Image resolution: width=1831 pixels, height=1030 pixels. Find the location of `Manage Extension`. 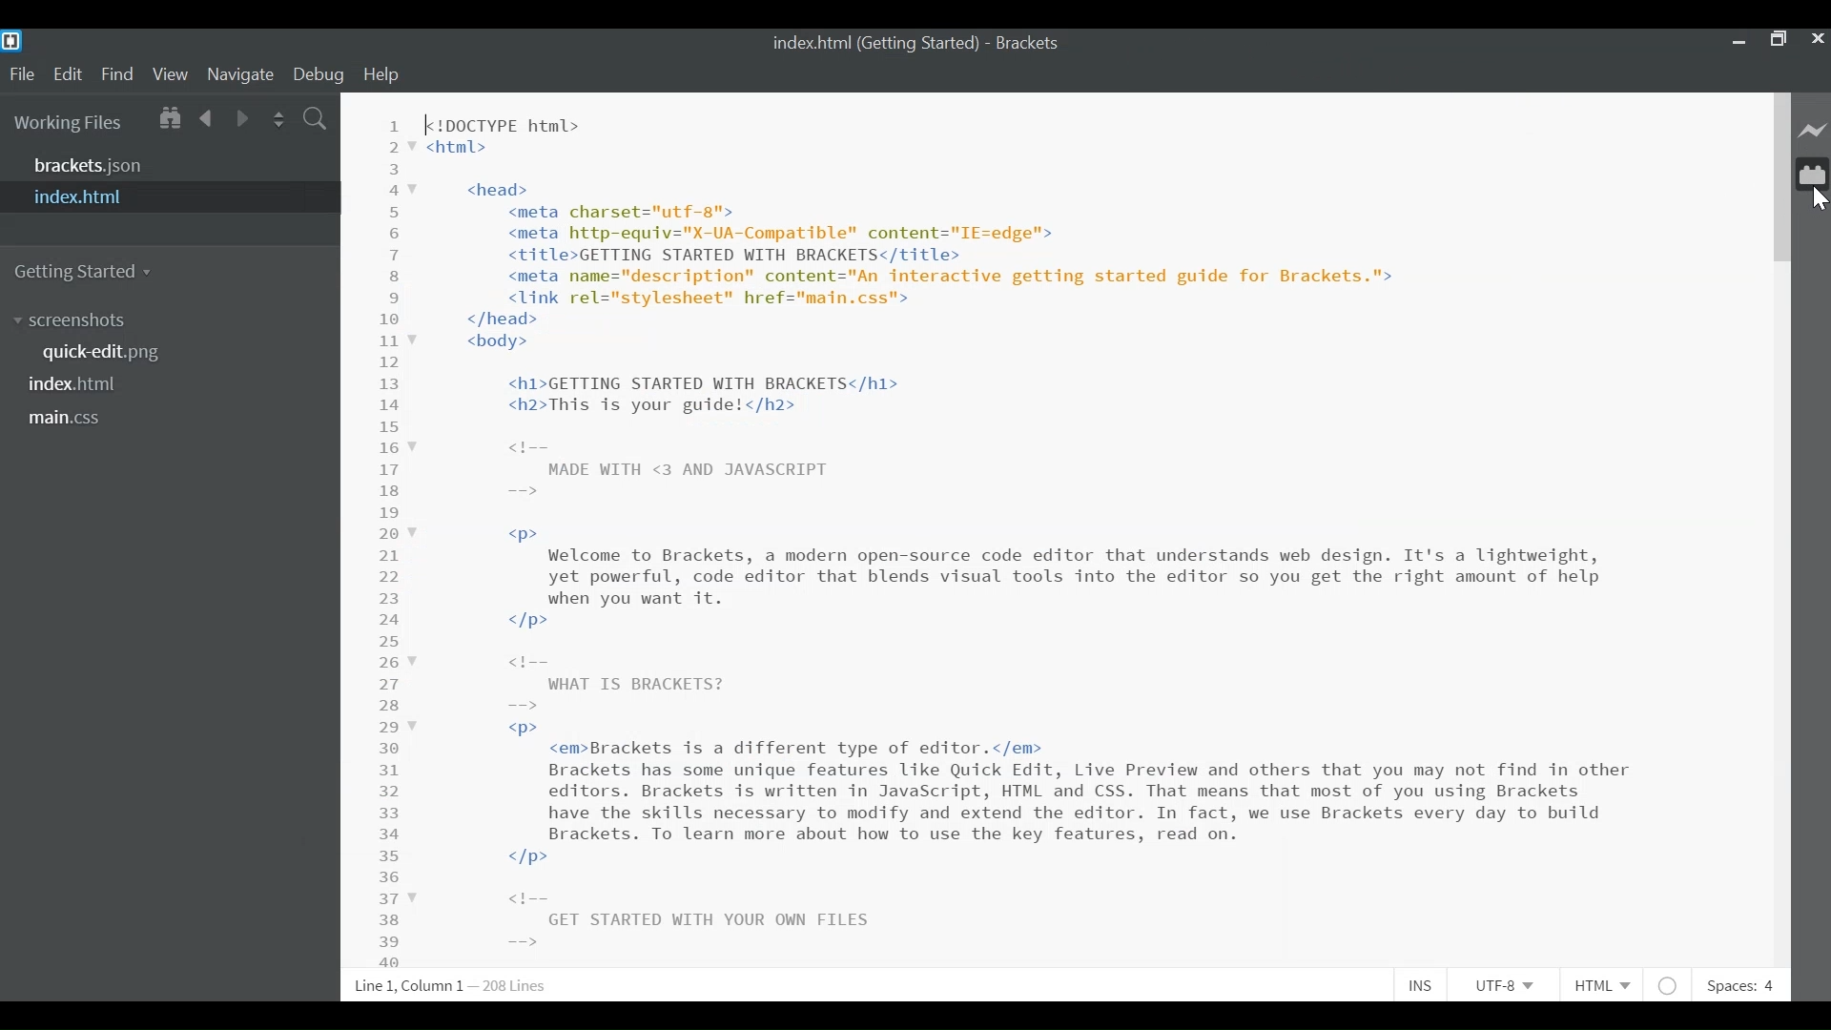

Manage Extension is located at coordinates (1811, 175).